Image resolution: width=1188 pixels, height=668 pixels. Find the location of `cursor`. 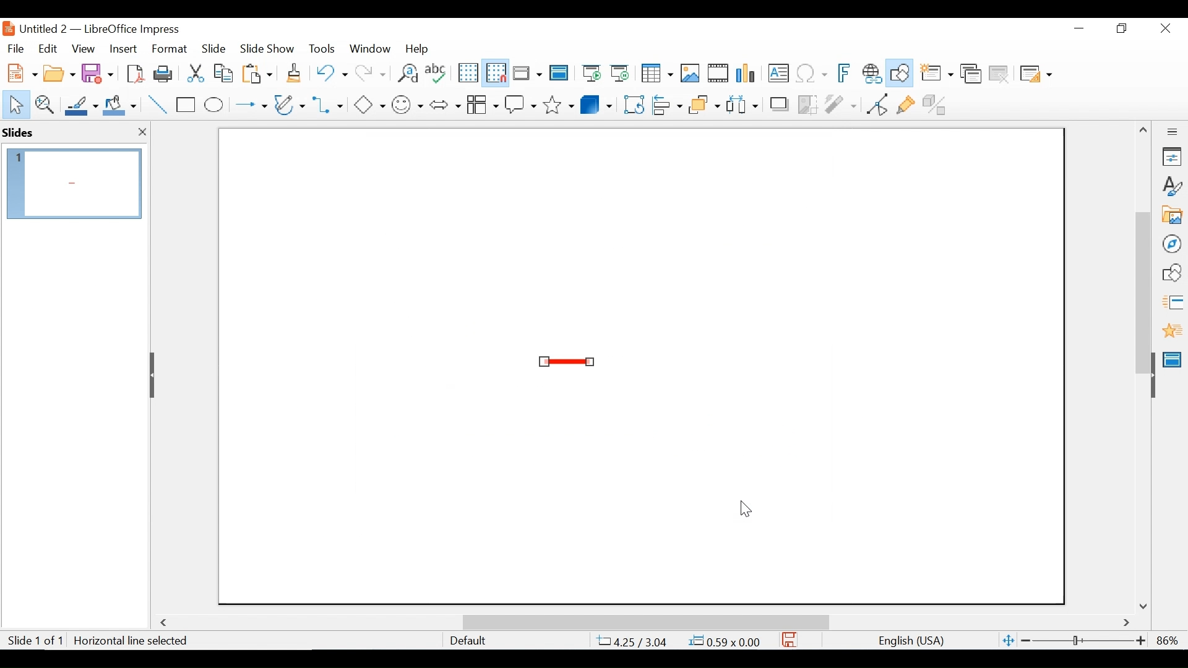

cursor is located at coordinates (746, 509).